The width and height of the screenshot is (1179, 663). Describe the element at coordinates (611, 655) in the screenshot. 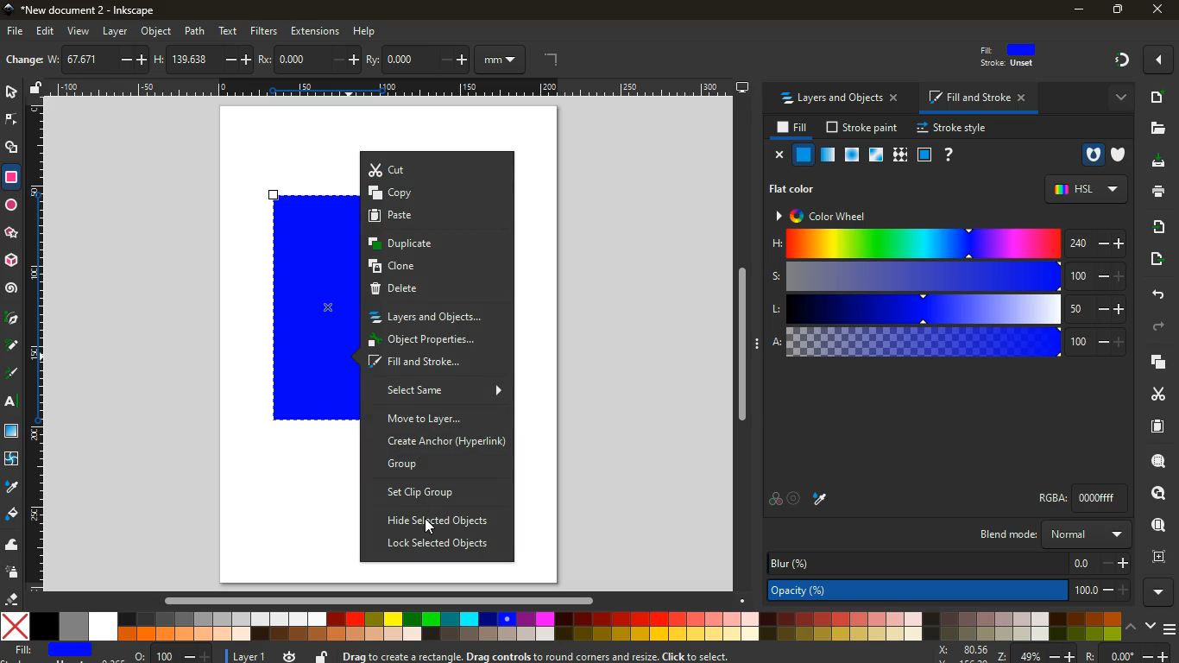

I see `message` at that location.